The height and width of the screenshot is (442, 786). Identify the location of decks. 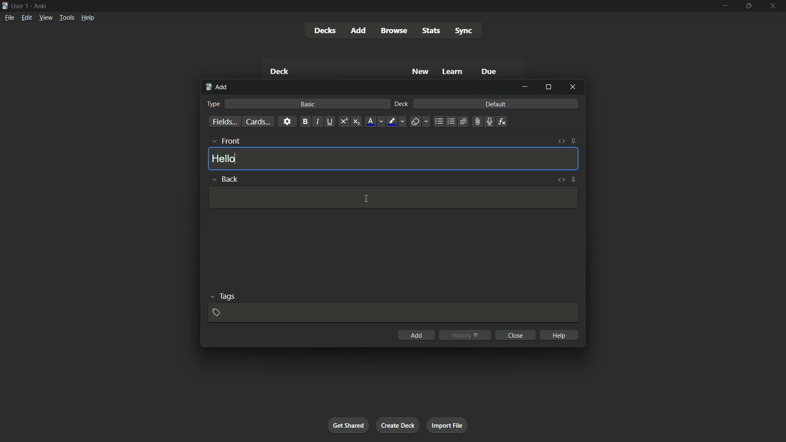
(325, 31).